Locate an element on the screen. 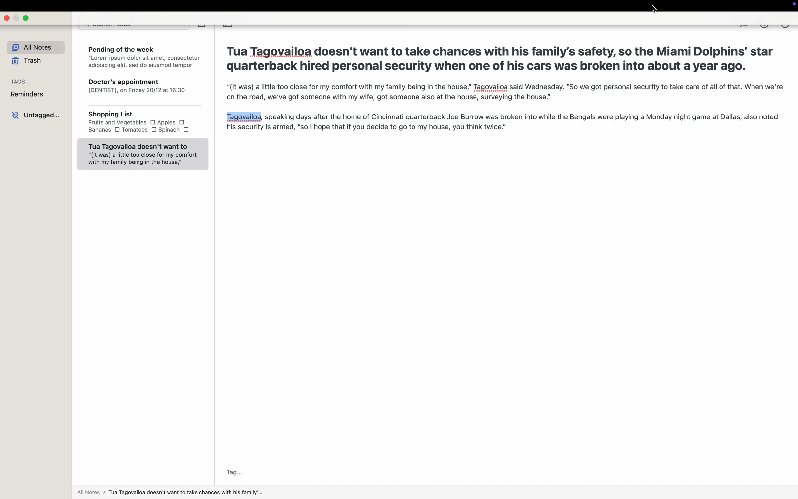  trash is located at coordinates (26, 61).